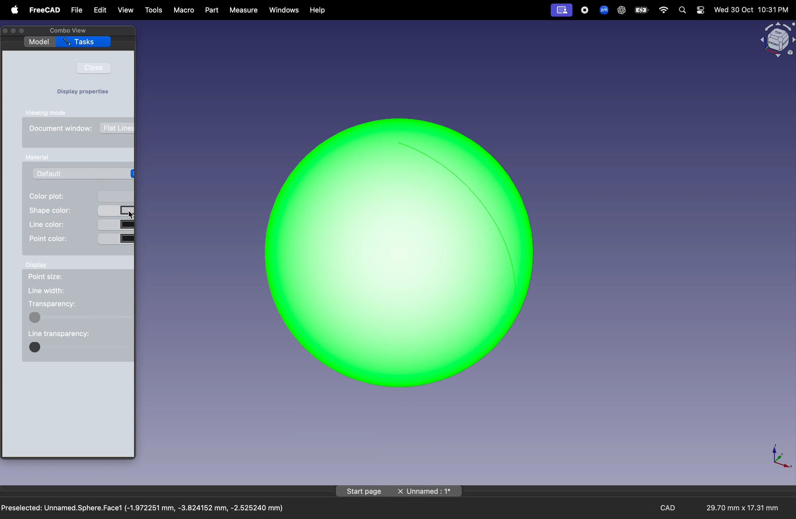  What do you see at coordinates (61, 335) in the screenshot?
I see `line tranparency` at bounding box center [61, 335].